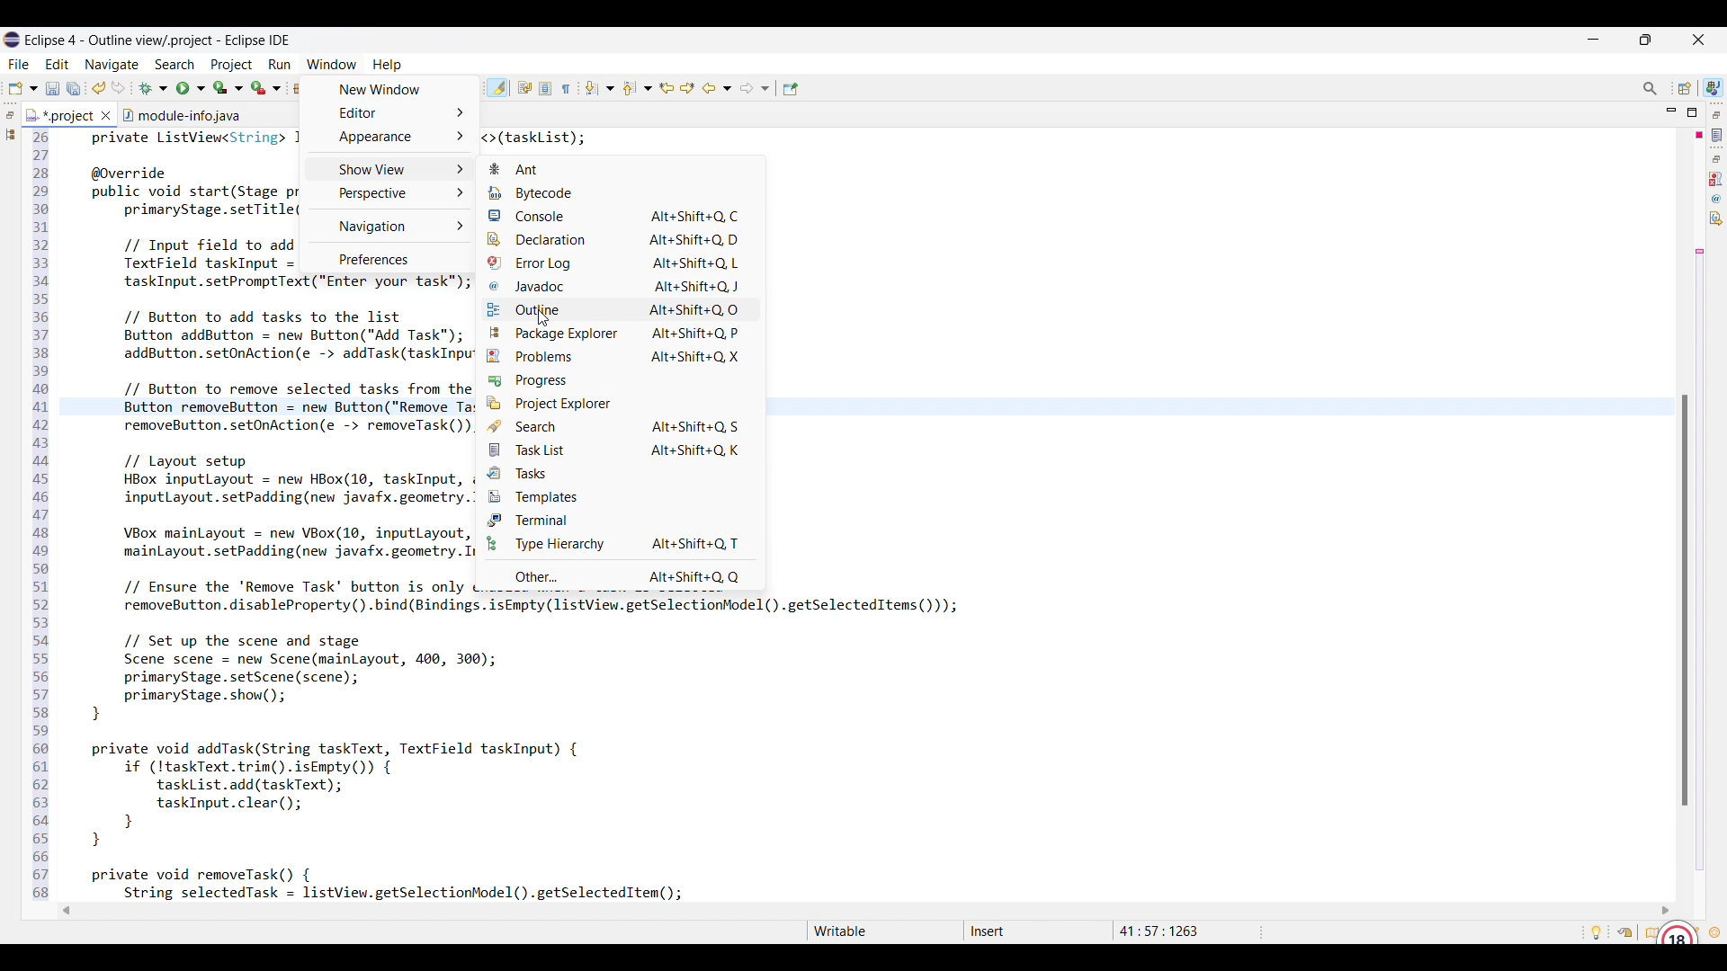 This screenshot has height=971, width=1727. Describe the element at coordinates (1648, 932) in the screenshot. I see `Overview` at that location.